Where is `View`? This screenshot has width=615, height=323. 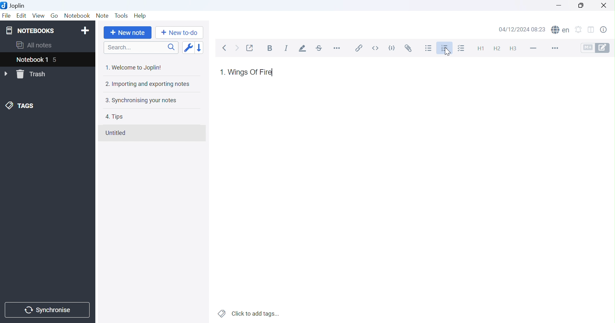
View is located at coordinates (39, 15).